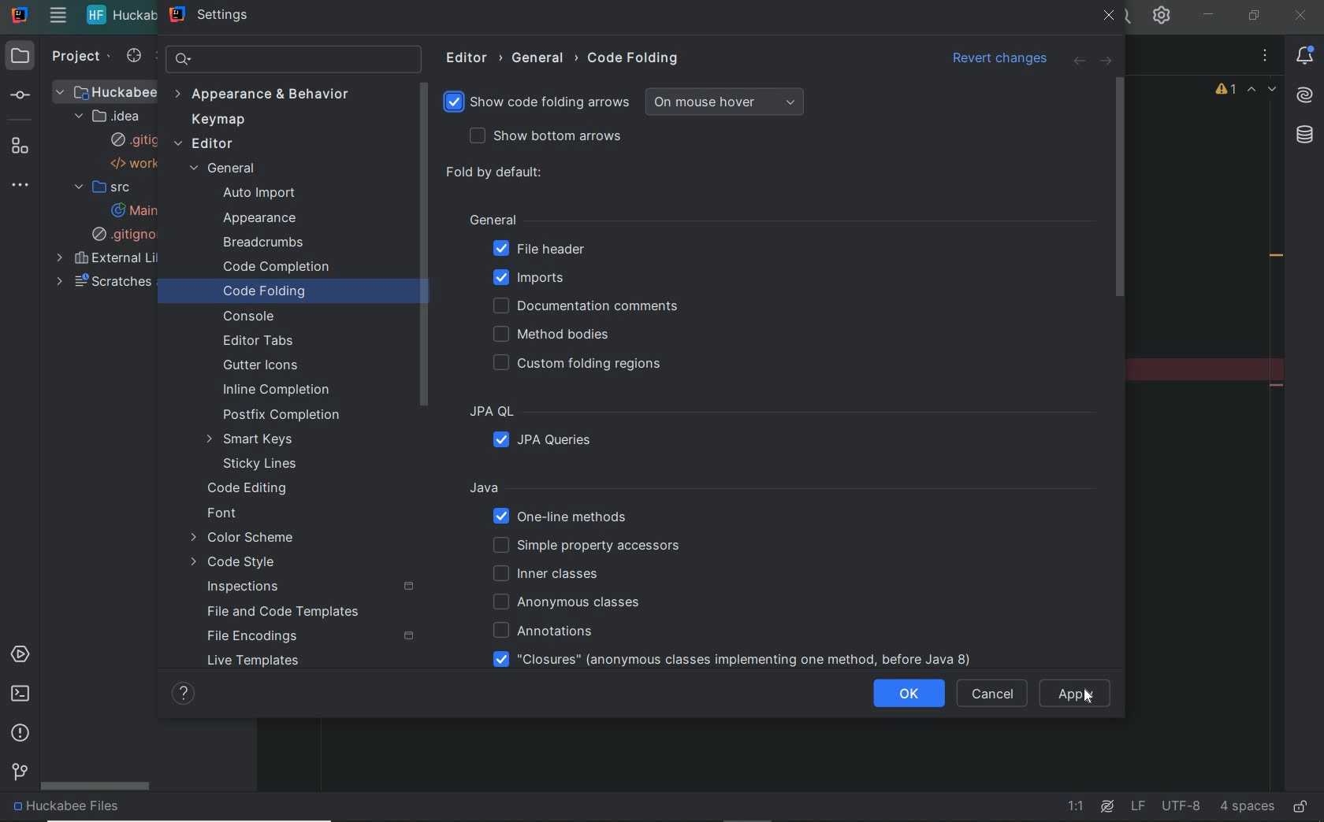  I want to click on code folding, so click(636, 58).